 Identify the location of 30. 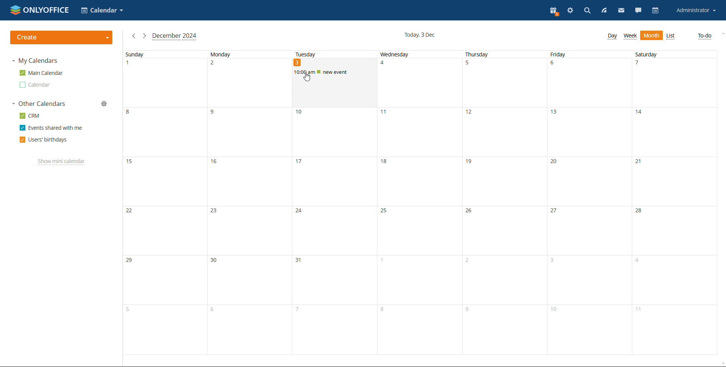
(248, 280).